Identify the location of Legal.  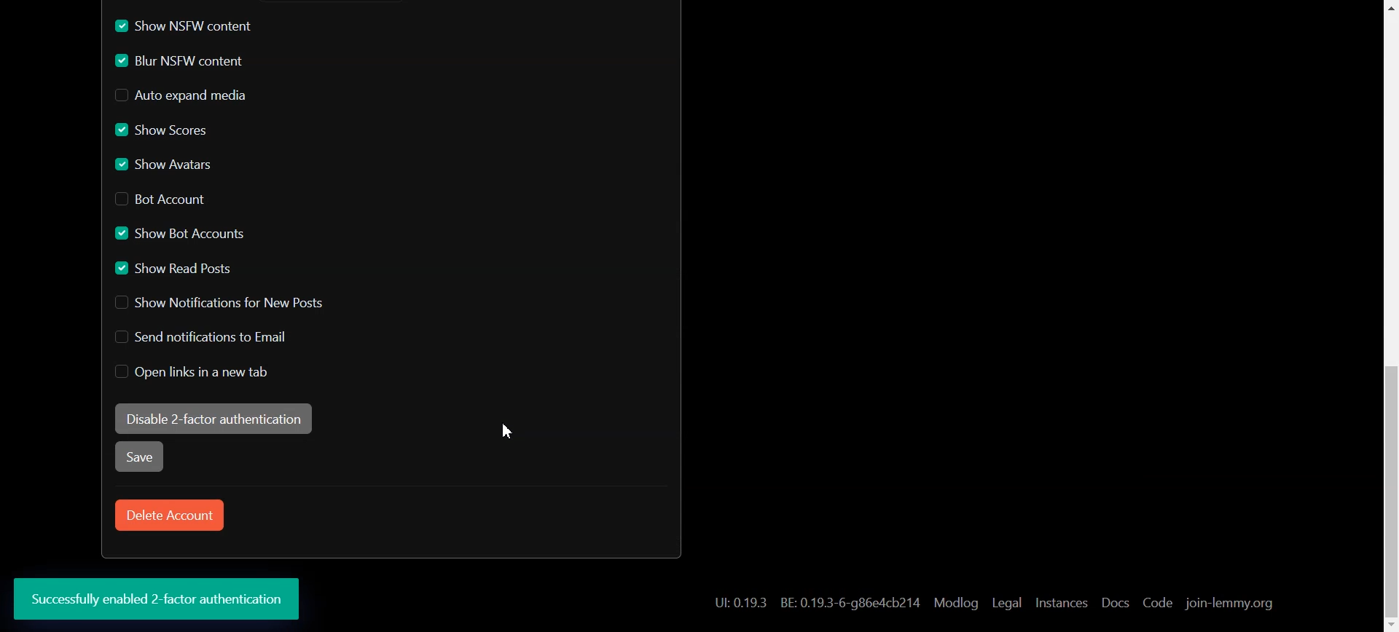
(1007, 603).